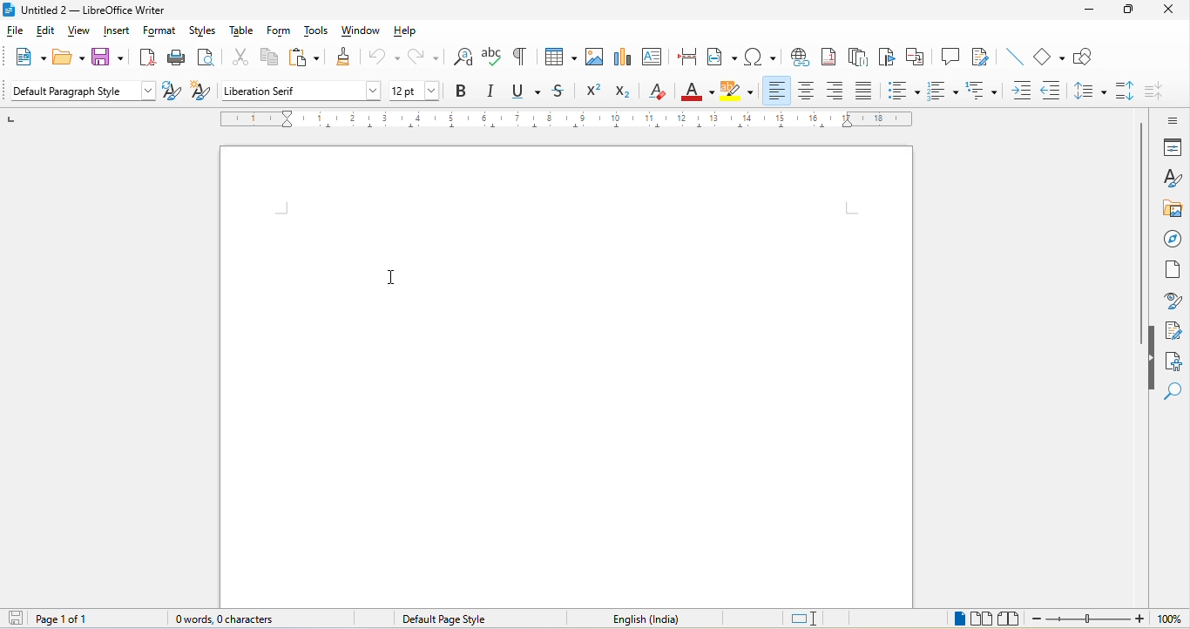 The height and width of the screenshot is (629, 1190). Describe the element at coordinates (1054, 91) in the screenshot. I see `decrease indent` at that location.